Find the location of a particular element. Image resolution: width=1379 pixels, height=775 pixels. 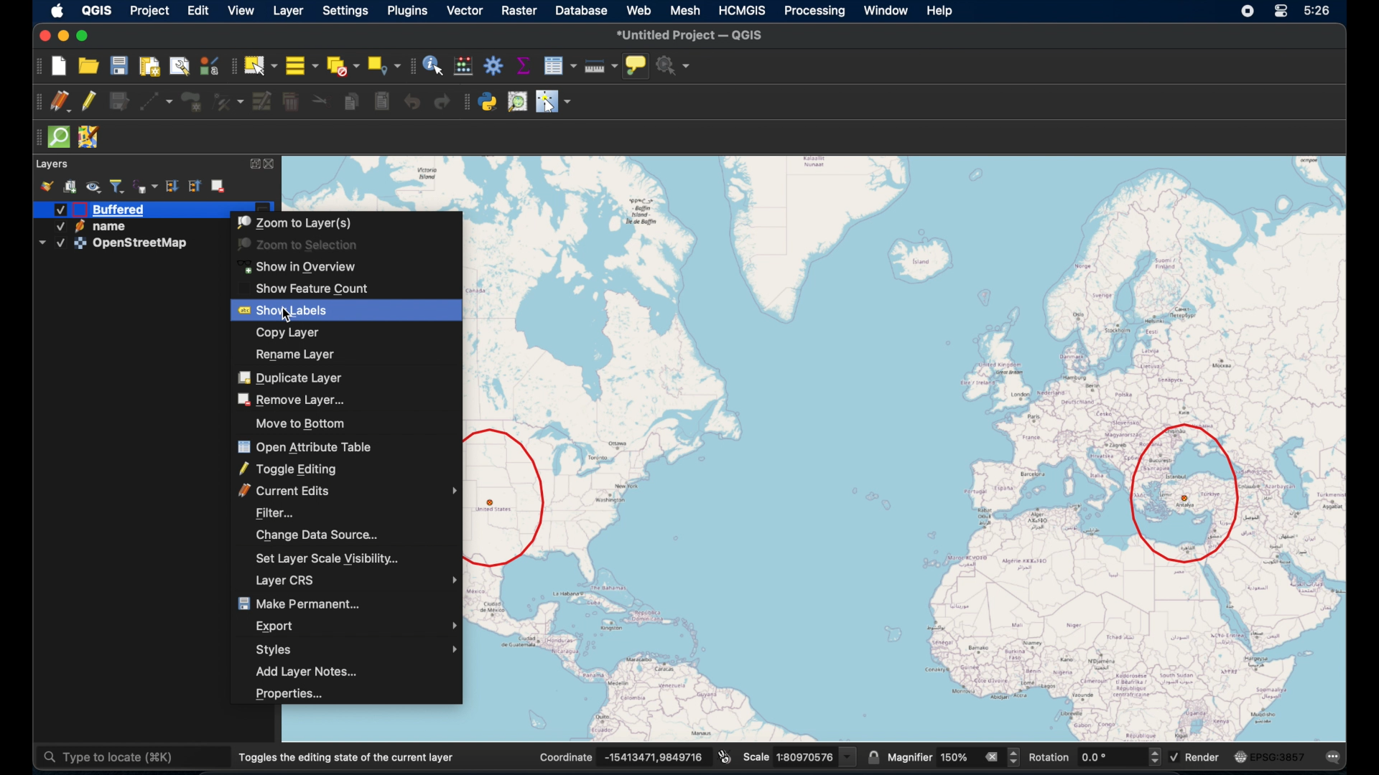

maximize is located at coordinates (85, 37).